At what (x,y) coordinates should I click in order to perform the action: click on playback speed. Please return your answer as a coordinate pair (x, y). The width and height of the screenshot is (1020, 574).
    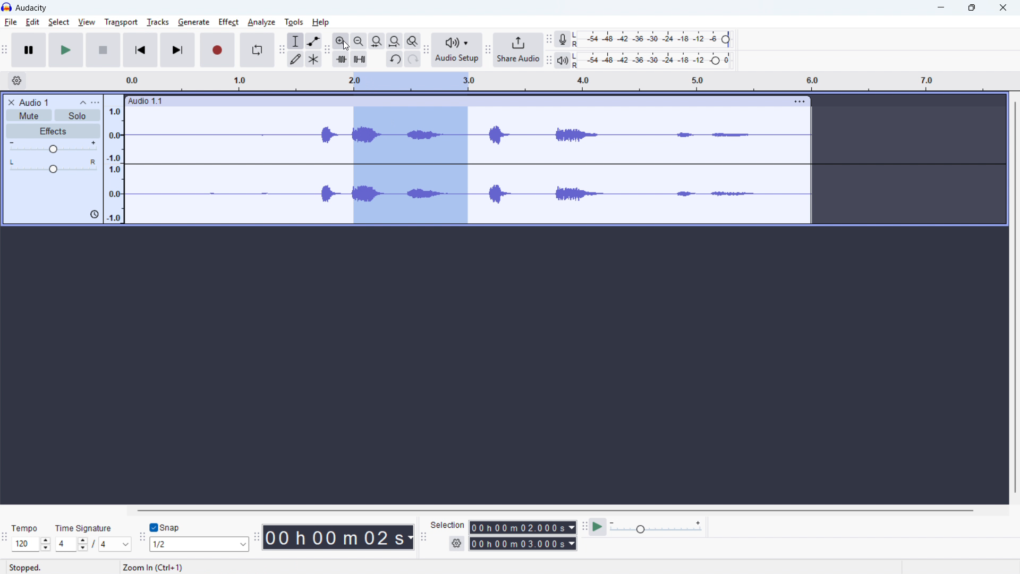
    Looking at the image, I should click on (656, 527).